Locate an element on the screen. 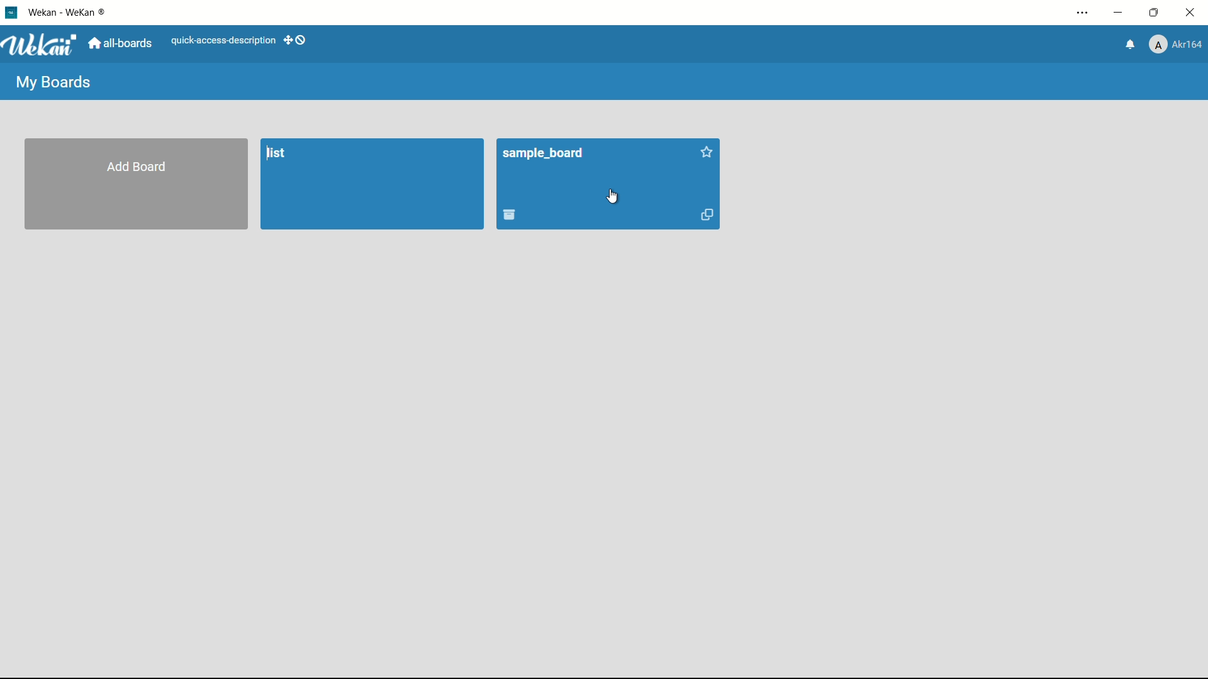  app name is located at coordinates (69, 13).